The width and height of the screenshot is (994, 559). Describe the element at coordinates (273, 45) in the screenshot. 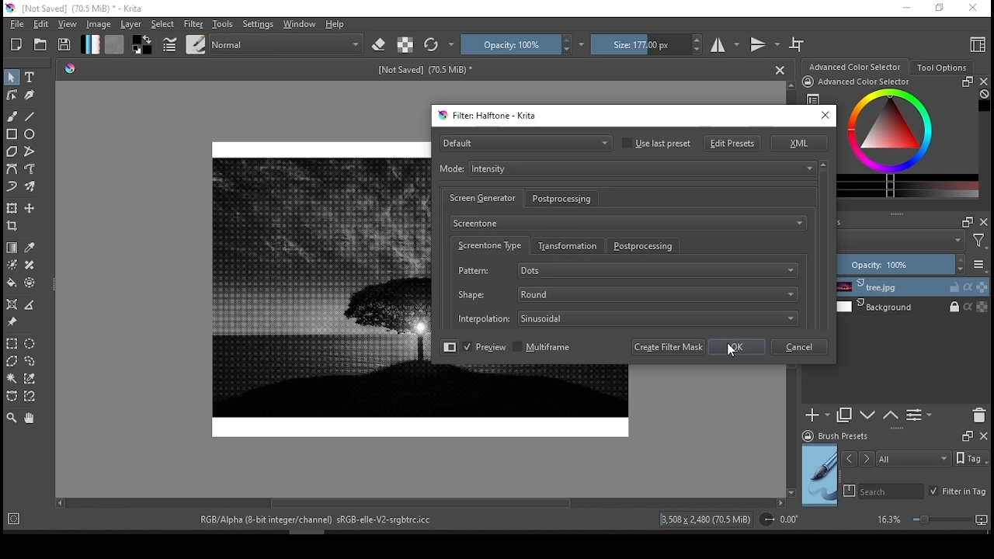

I see `Blend Mode` at that location.